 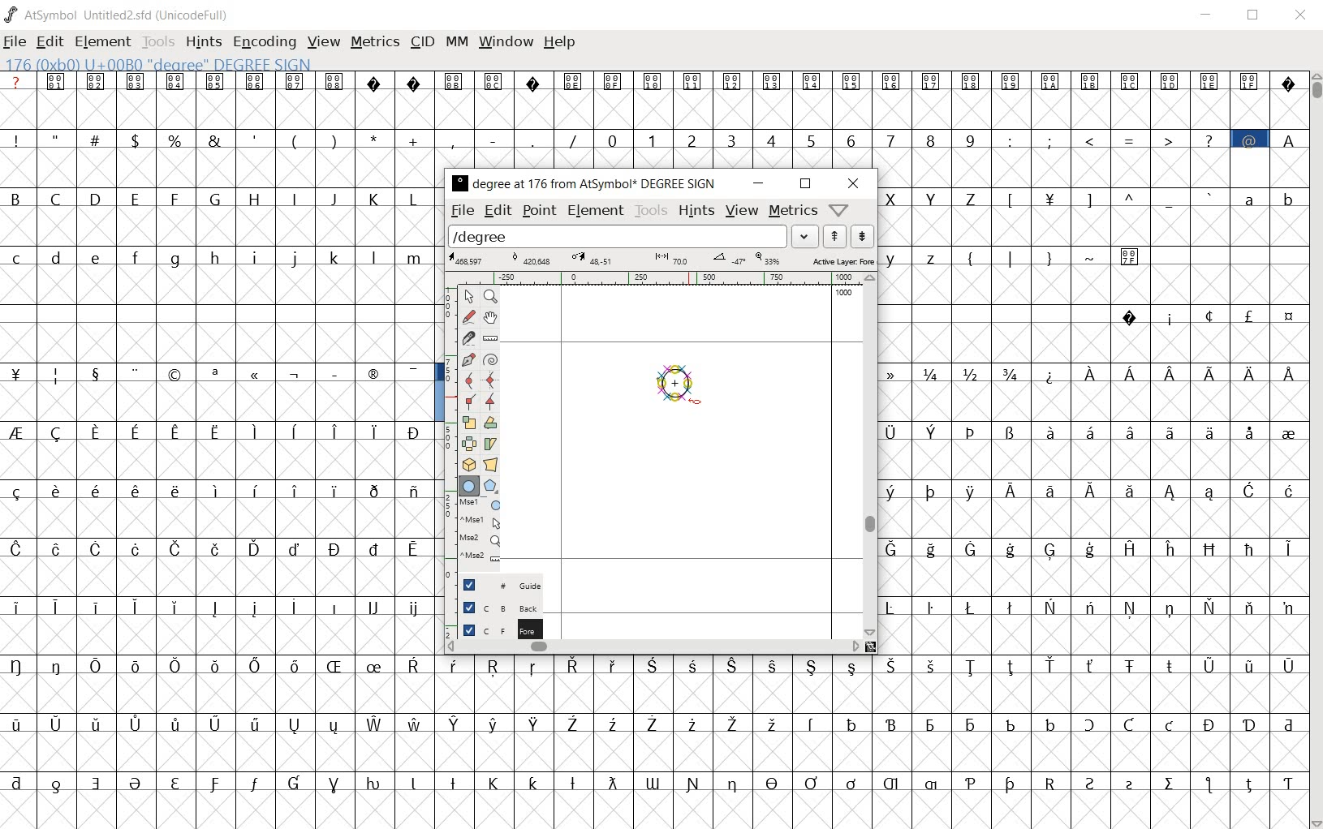 What do you see at coordinates (654, 780) in the screenshot?
I see `special letters` at bounding box center [654, 780].